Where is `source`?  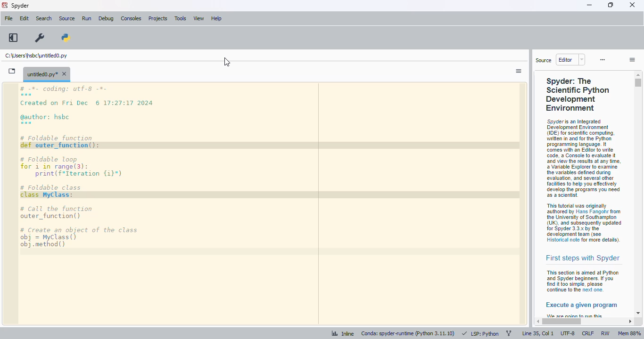 source is located at coordinates (67, 19).